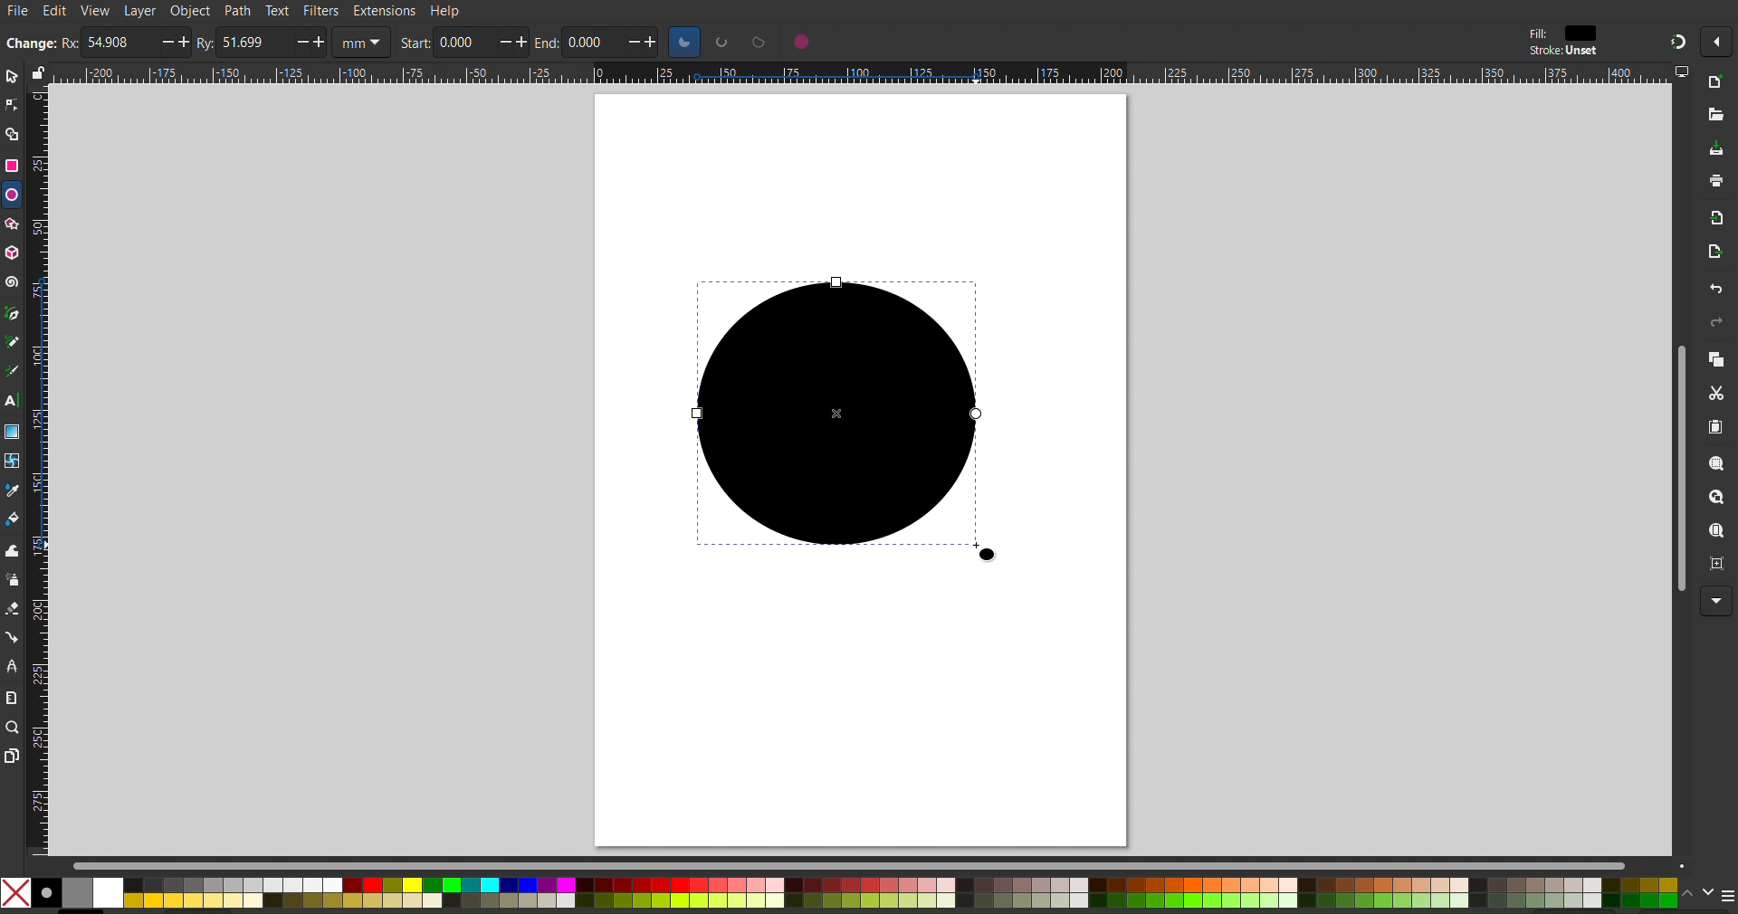  Describe the element at coordinates (55, 11) in the screenshot. I see `Edit` at that location.